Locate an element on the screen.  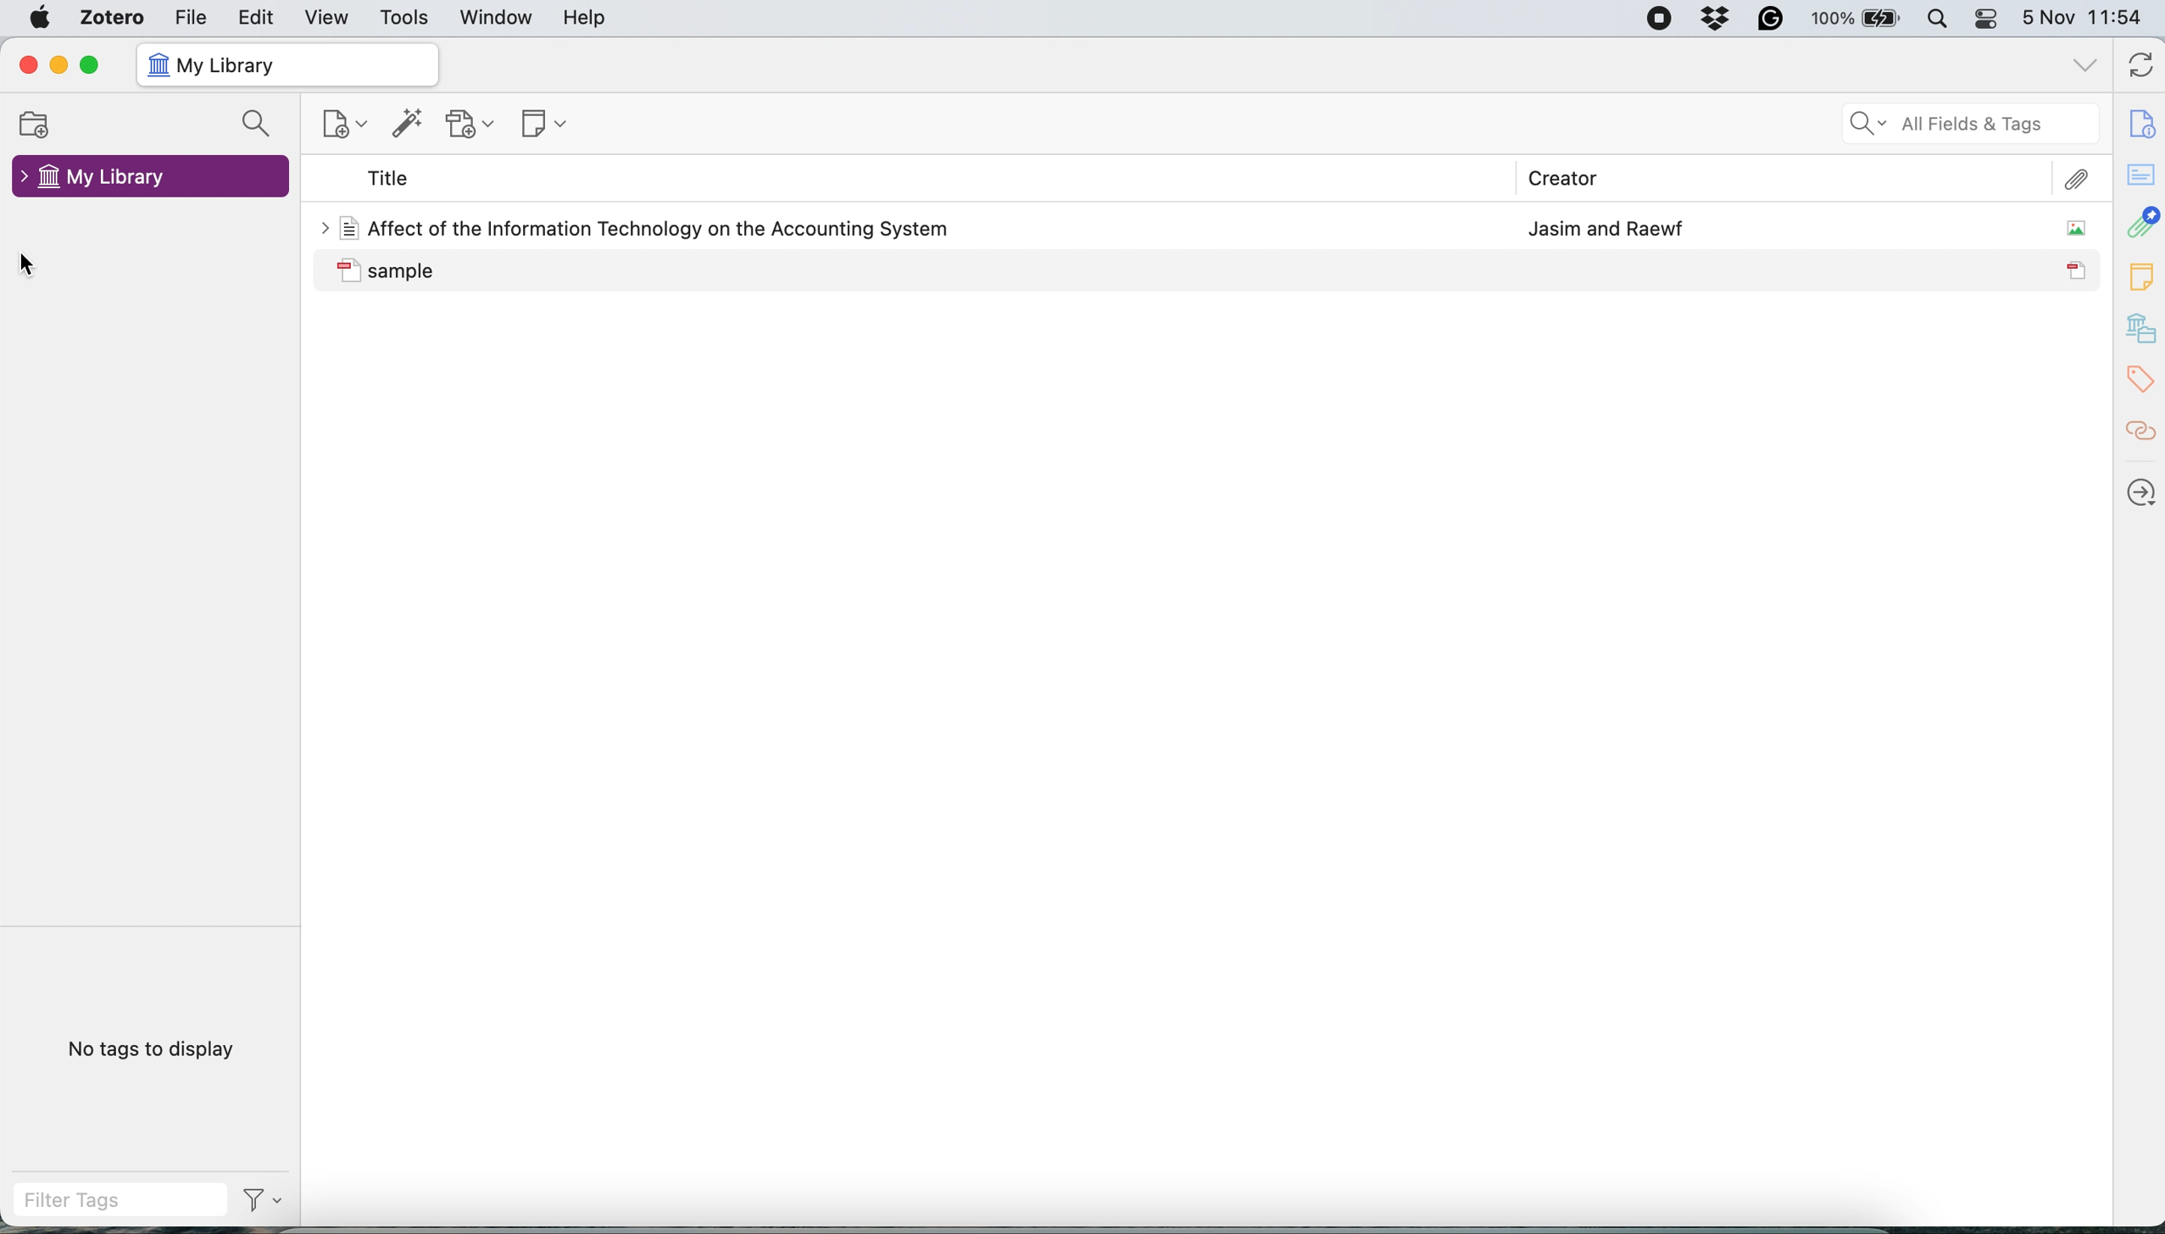
grammarly is located at coordinates (1767, 19).